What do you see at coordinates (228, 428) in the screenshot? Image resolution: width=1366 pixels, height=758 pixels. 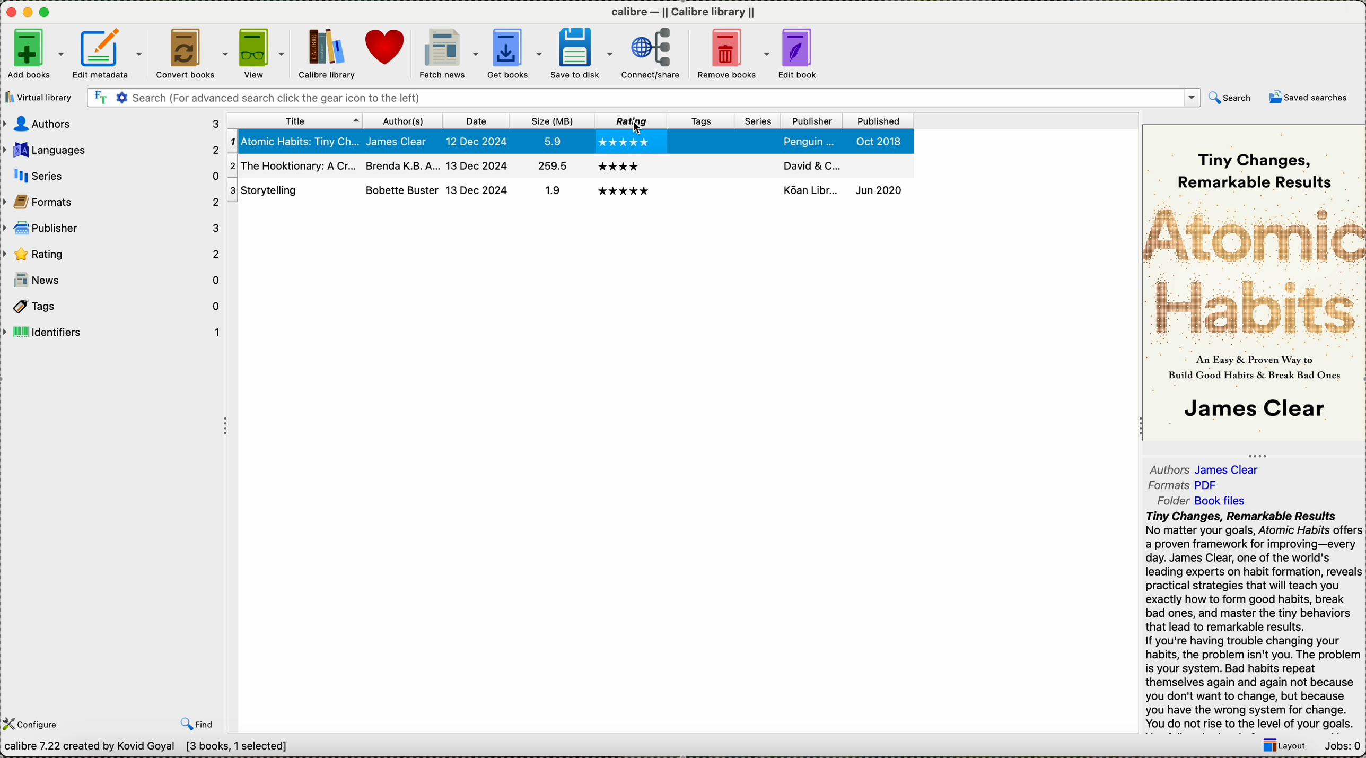 I see `Collapse` at bounding box center [228, 428].